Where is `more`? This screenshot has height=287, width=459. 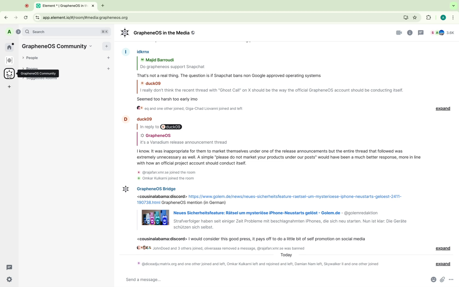 more is located at coordinates (454, 17).